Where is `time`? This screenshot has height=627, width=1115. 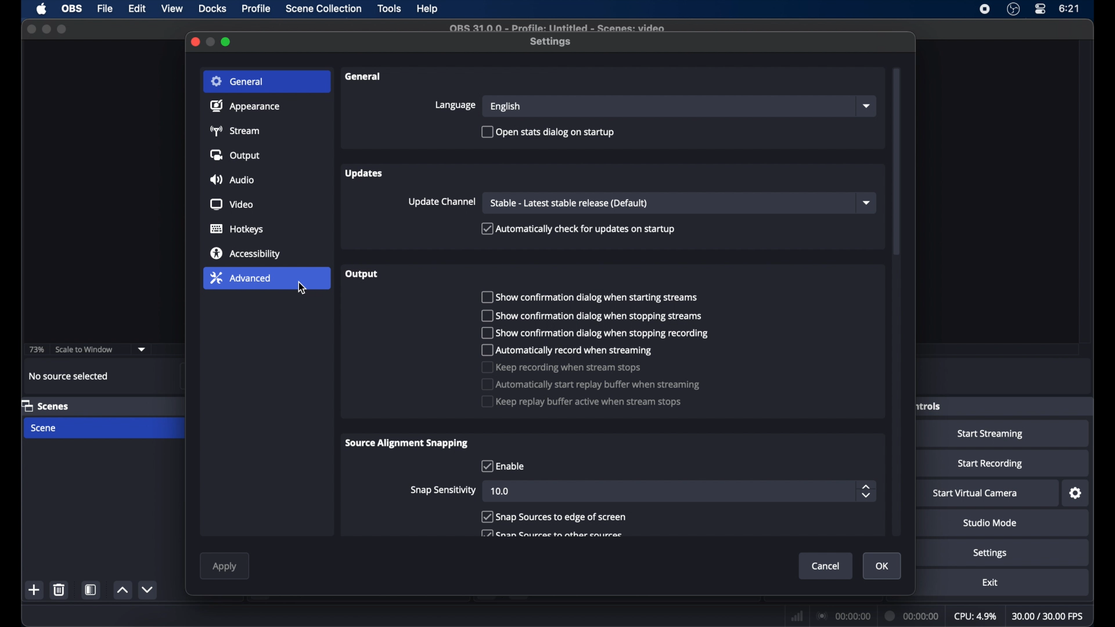 time is located at coordinates (1070, 9).